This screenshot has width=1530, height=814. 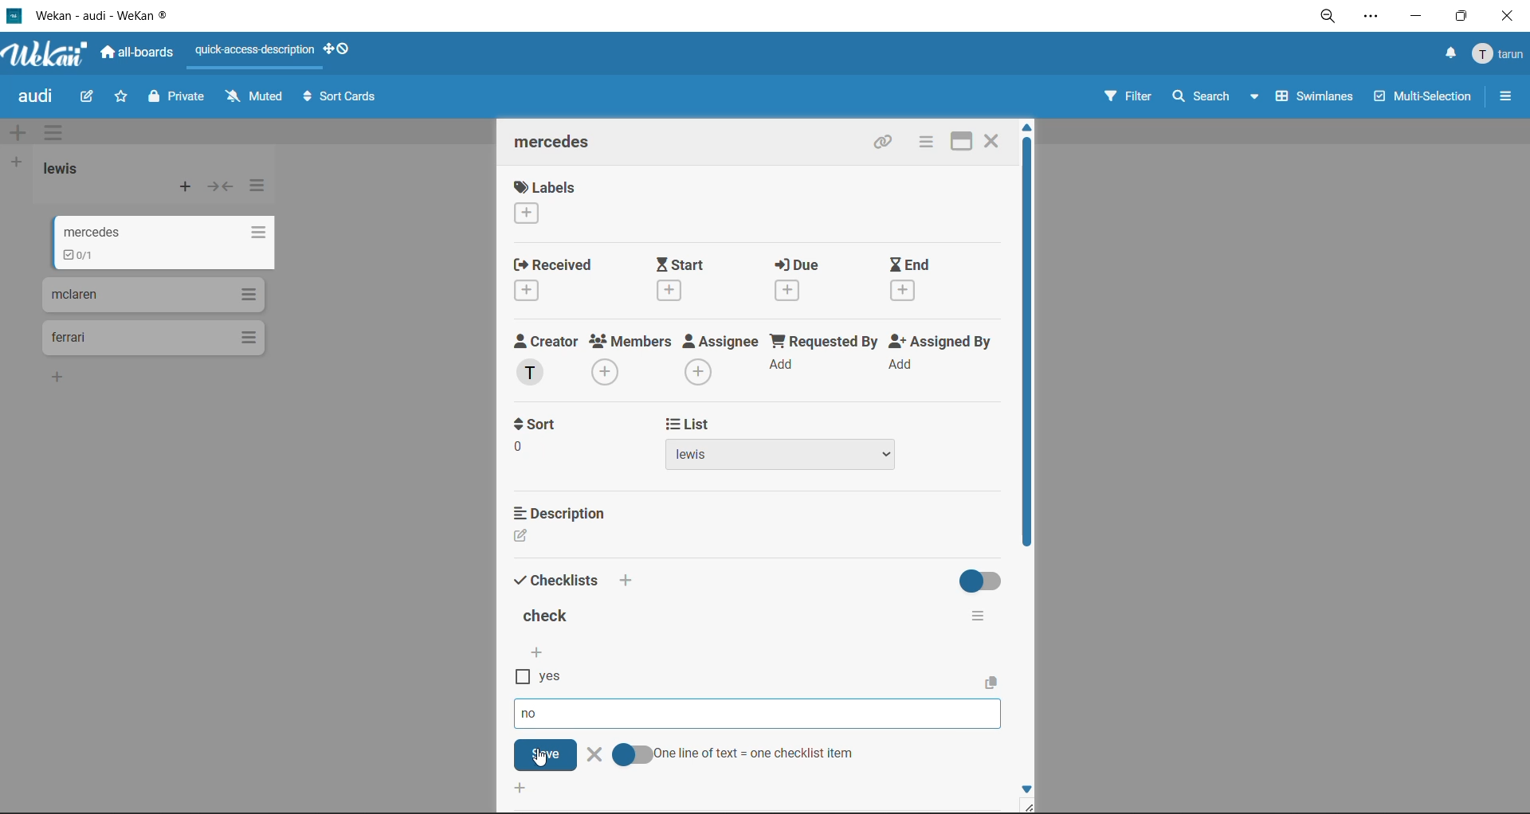 I want to click on add list, so click(x=18, y=162).